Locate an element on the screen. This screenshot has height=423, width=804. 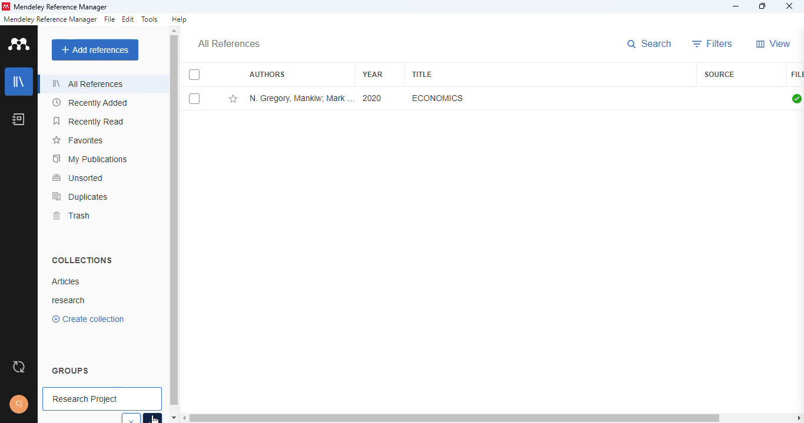
minimize is located at coordinates (736, 6).